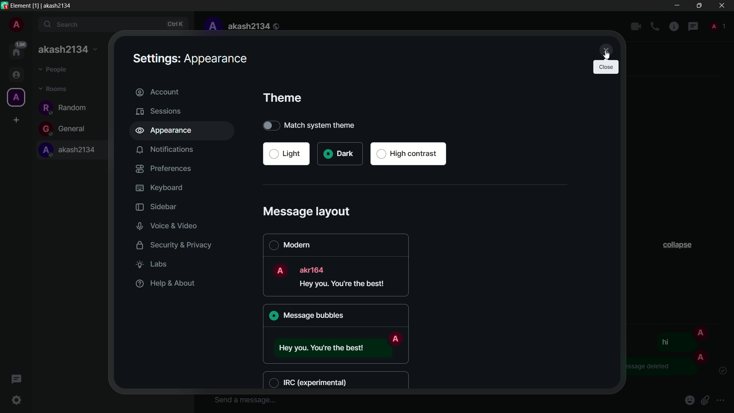 Image resolution: width=734 pixels, height=413 pixels. What do you see at coordinates (166, 150) in the screenshot?
I see `notifications` at bounding box center [166, 150].